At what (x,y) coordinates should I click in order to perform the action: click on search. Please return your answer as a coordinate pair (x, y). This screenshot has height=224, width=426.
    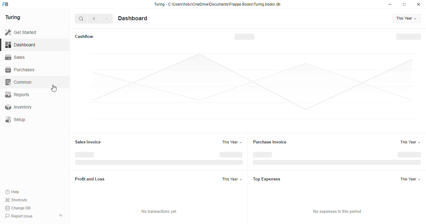
    Looking at the image, I should click on (81, 19).